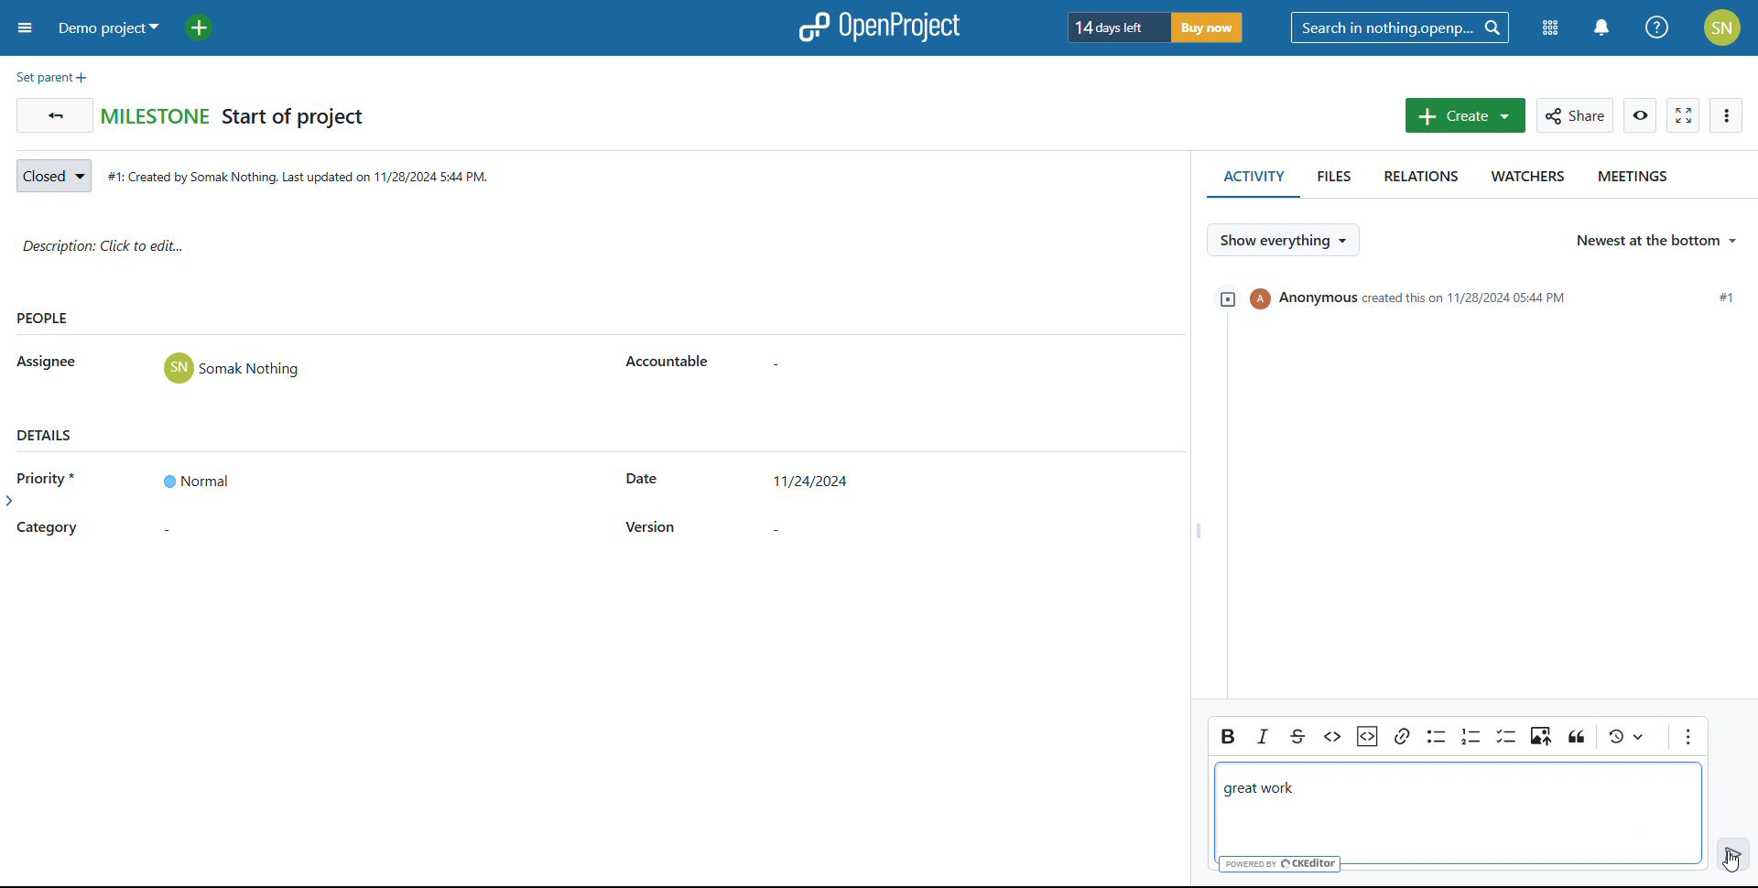 Image resolution: width=1758 pixels, height=888 pixels. I want to click on code, so click(1332, 737).